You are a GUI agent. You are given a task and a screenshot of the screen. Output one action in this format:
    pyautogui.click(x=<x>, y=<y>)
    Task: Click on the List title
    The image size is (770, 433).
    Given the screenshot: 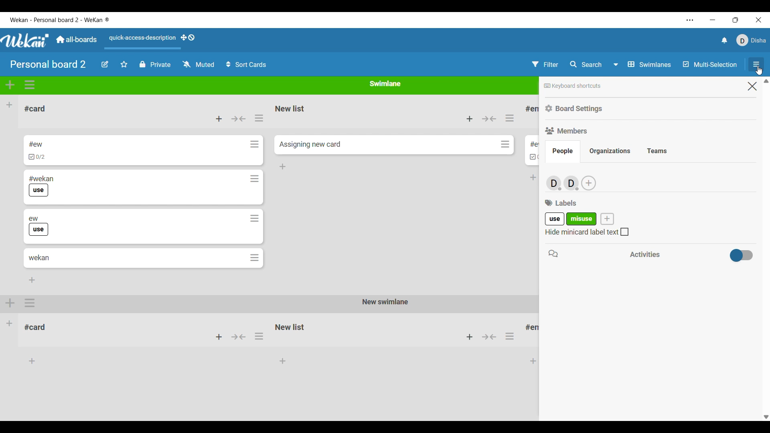 What is the action you would take?
    pyautogui.click(x=533, y=109)
    